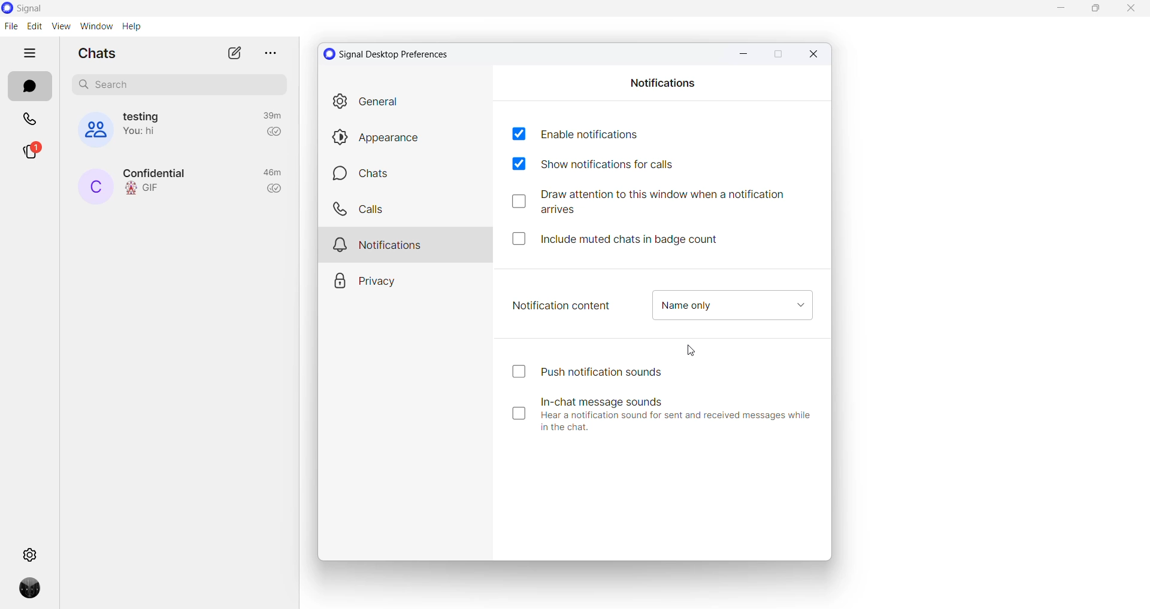  I want to click on notification, so click(408, 242).